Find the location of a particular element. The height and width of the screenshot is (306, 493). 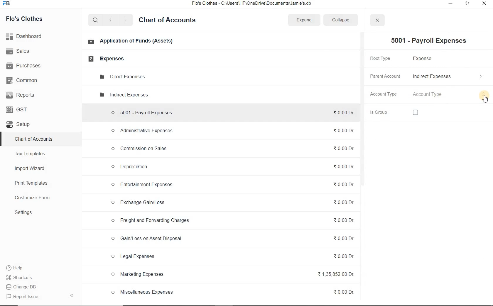

 Help is located at coordinates (18, 268).